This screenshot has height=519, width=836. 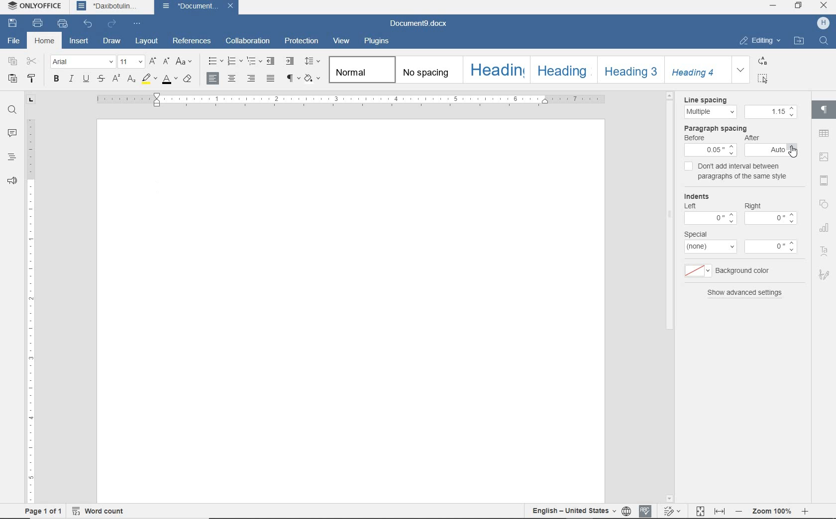 What do you see at coordinates (56, 80) in the screenshot?
I see `bold` at bounding box center [56, 80].